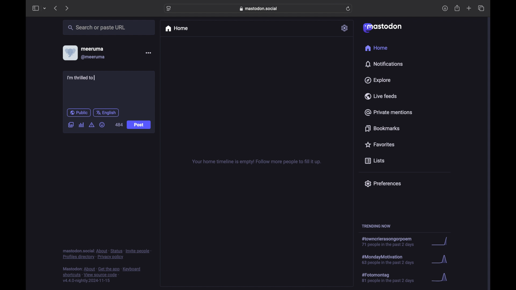 Image resolution: width=516 pixels, height=290 pixels. Describe the element at coordinates (393, 259) in the screenshot. I see `hashtag  trend` at that location.